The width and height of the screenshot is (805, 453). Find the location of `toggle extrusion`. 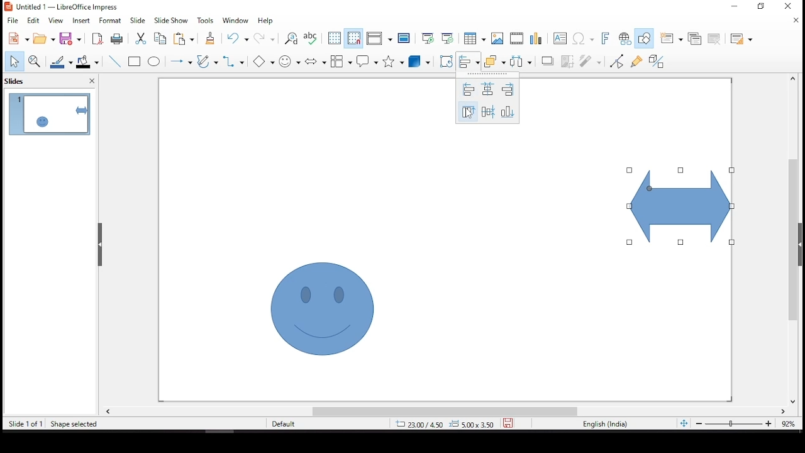

toggle extrusion is located at coordinates (656, 62).